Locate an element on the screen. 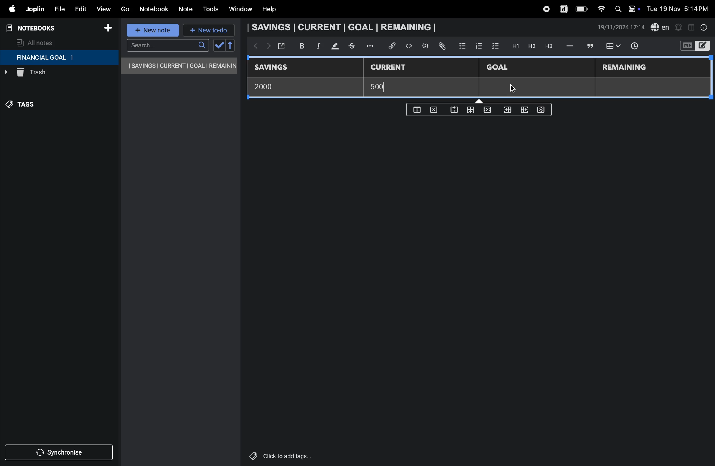 The height and width of the screenshot is (466, 715). mark is located at coordinates (332, 47).